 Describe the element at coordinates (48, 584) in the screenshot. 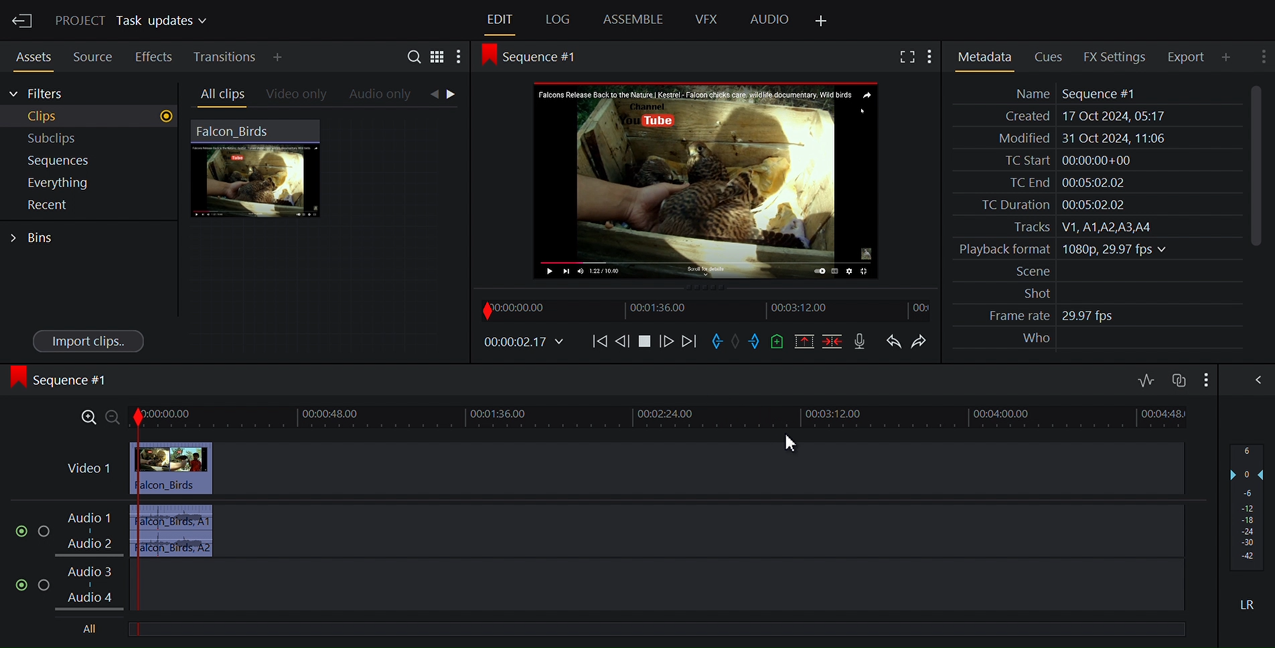

I see `Solo this track` at that location.